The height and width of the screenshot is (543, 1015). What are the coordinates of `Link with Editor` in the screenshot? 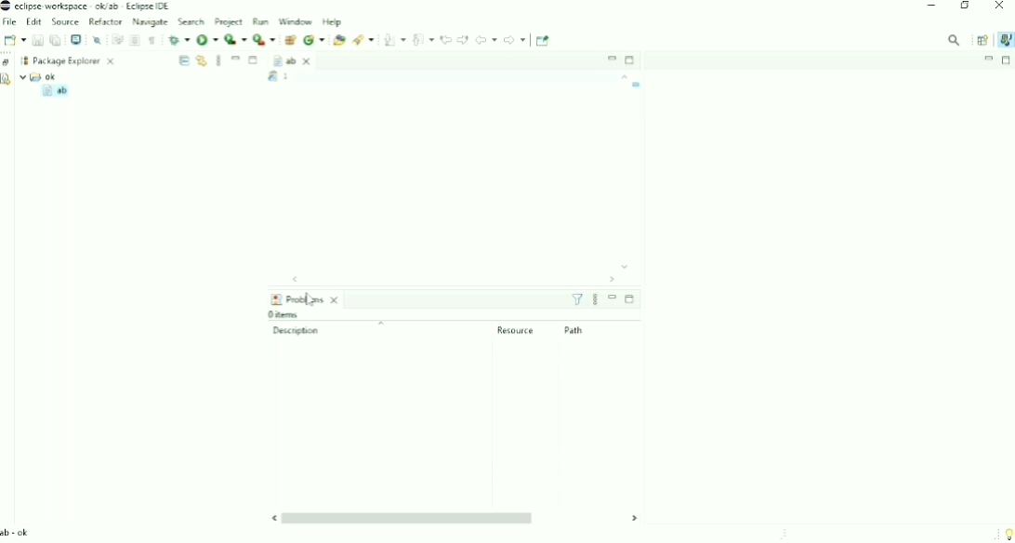 It's located at (201, 60).